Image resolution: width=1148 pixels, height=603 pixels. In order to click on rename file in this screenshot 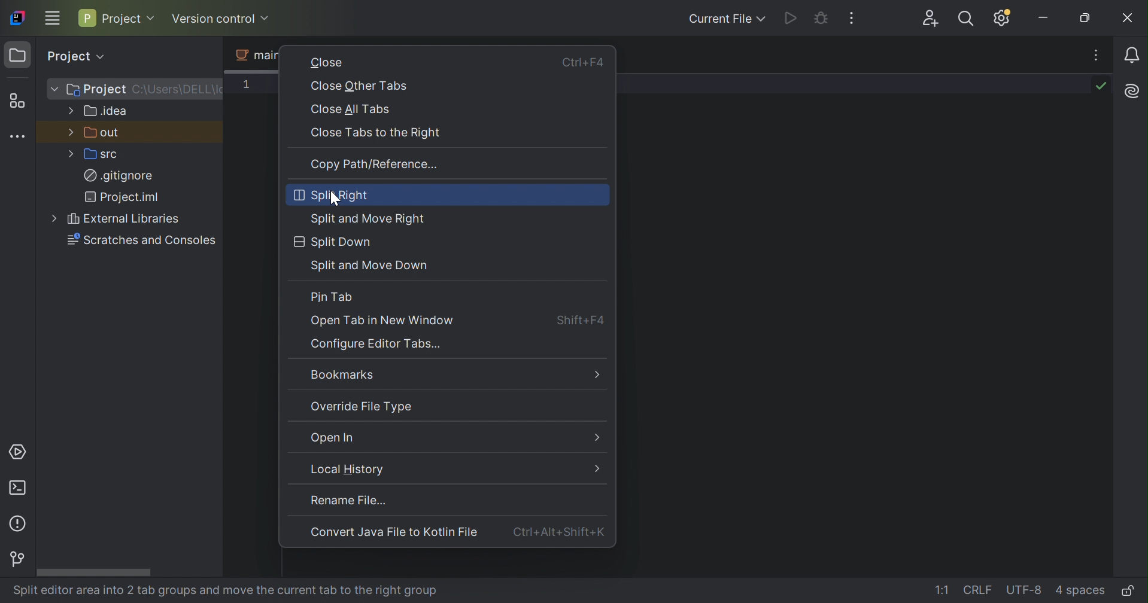, I will do `click(348, 501)`.